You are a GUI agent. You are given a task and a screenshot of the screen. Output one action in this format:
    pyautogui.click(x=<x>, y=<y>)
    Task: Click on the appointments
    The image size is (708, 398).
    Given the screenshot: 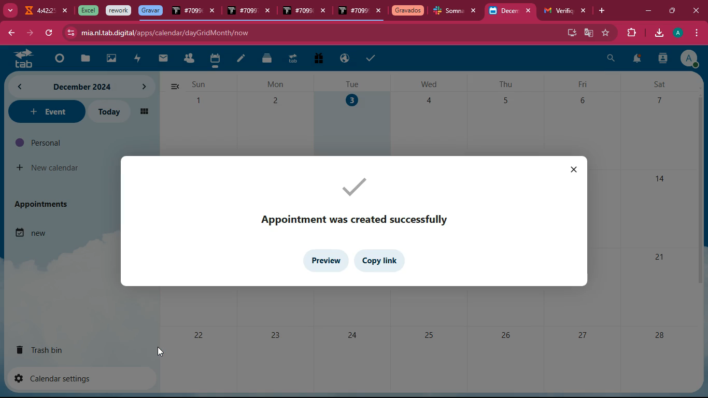 What is the action you would take?
    pyautogui.click(x=45, y=204)
    